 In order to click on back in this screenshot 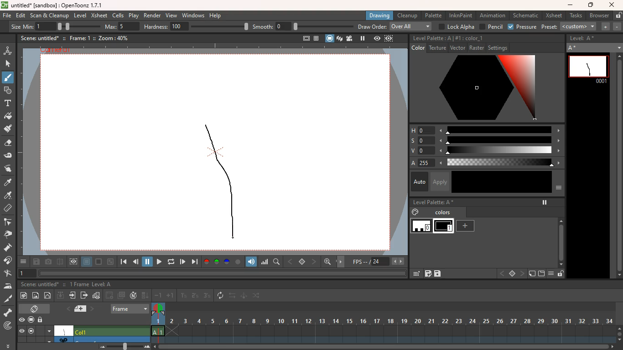, I will do `click(291, 261)`.